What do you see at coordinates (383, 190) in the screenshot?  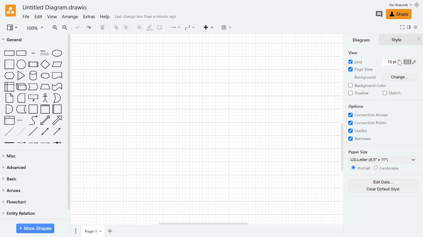 I see `Clear default style` at bounding box center [383, 190].